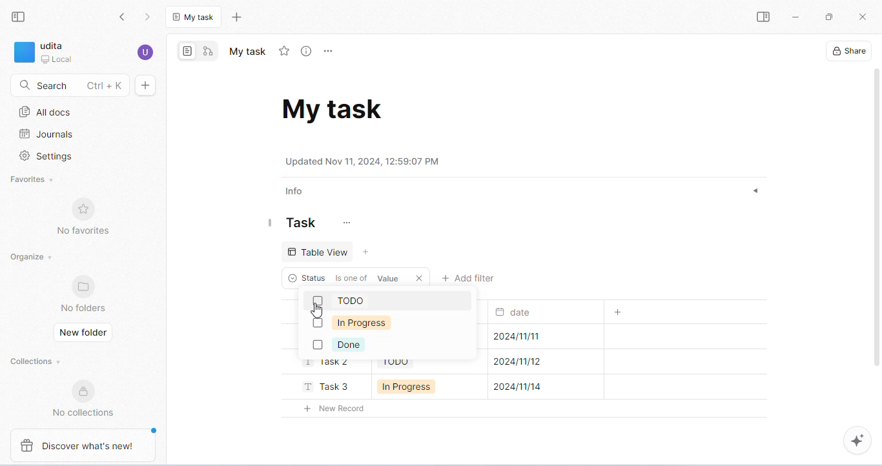 Image resolution: width=882 pixels, height=466 pixels. What do you see at coordinates (405, 387) in the screenshot?
I see `in progress` at bounding box center [405, 387].